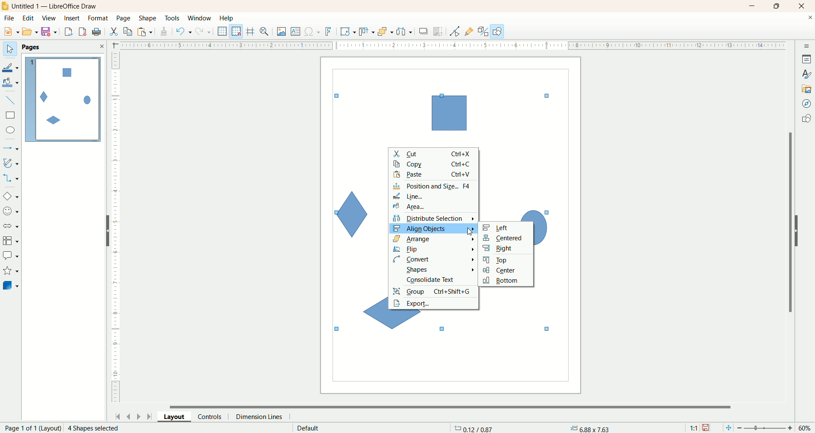  I want to click on properties, so click(807, 59).